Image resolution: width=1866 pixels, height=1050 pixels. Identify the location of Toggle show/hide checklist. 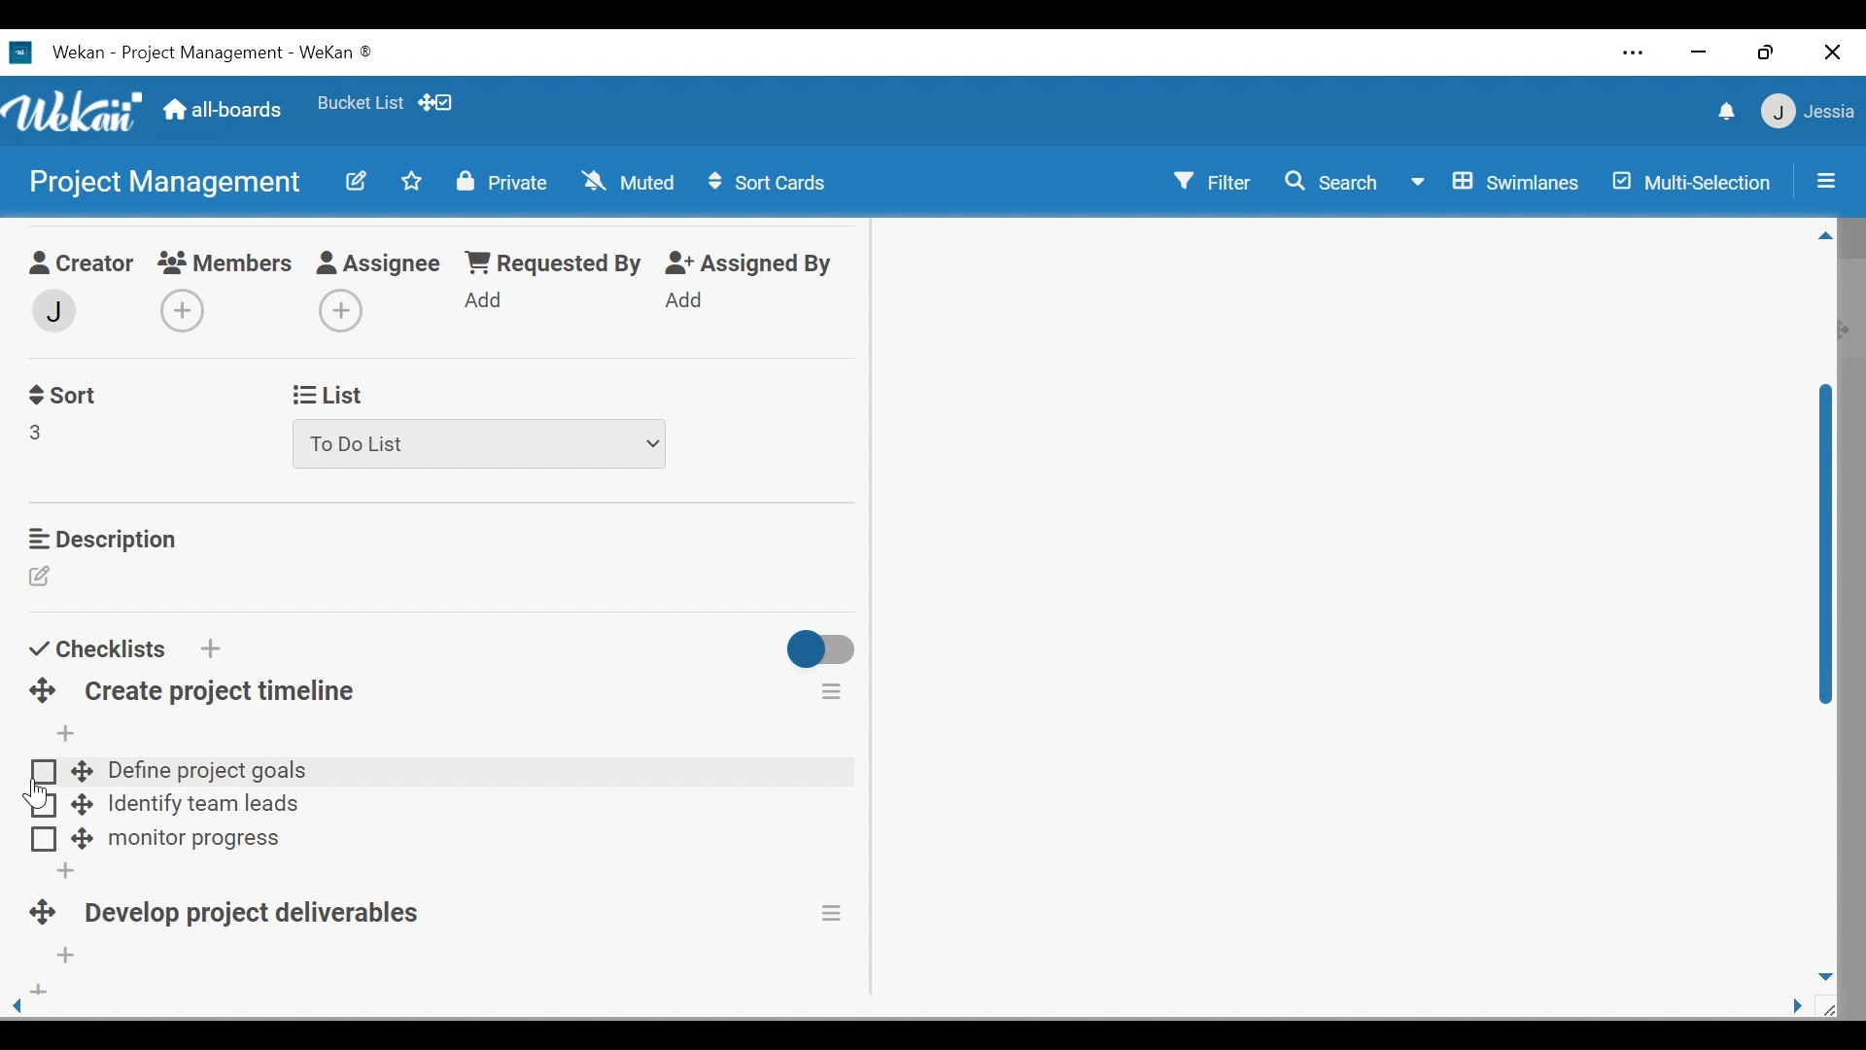
(823, 652).